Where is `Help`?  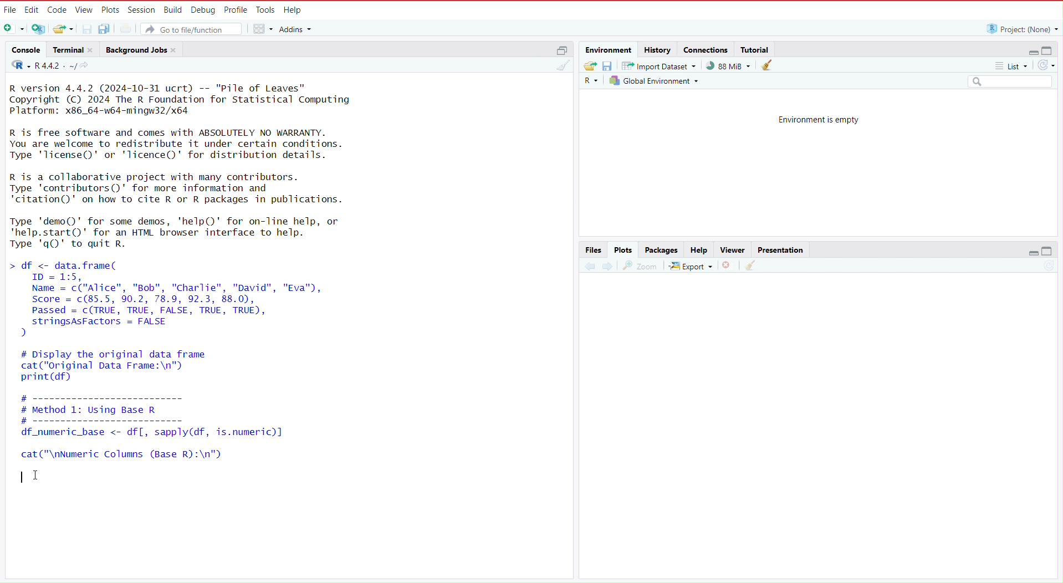
Help is located at coordinates (698, 249).